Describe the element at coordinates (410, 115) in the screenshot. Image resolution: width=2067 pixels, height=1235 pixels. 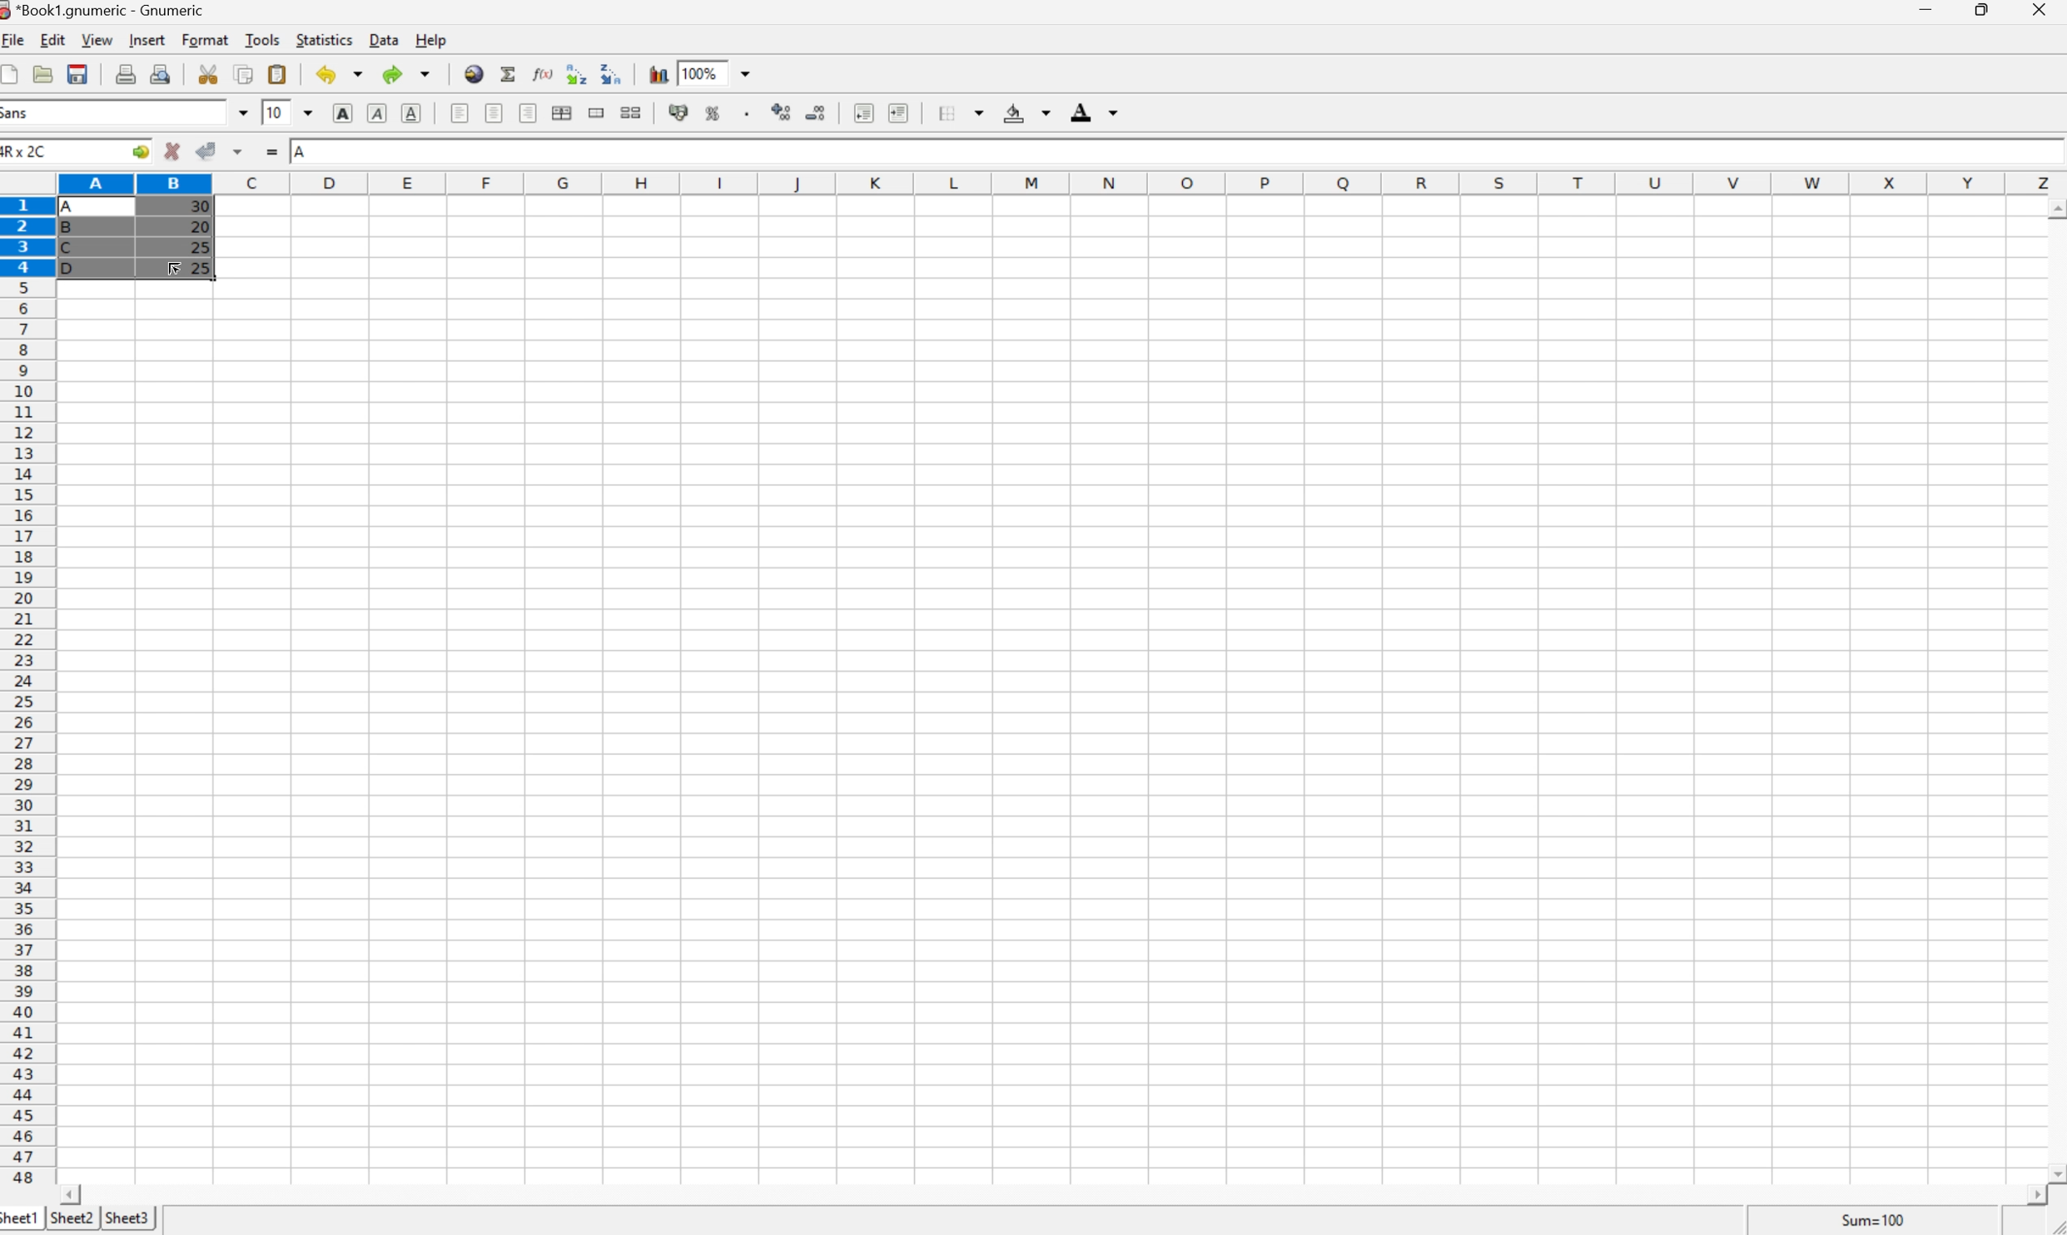
I see `Underline` at that location.